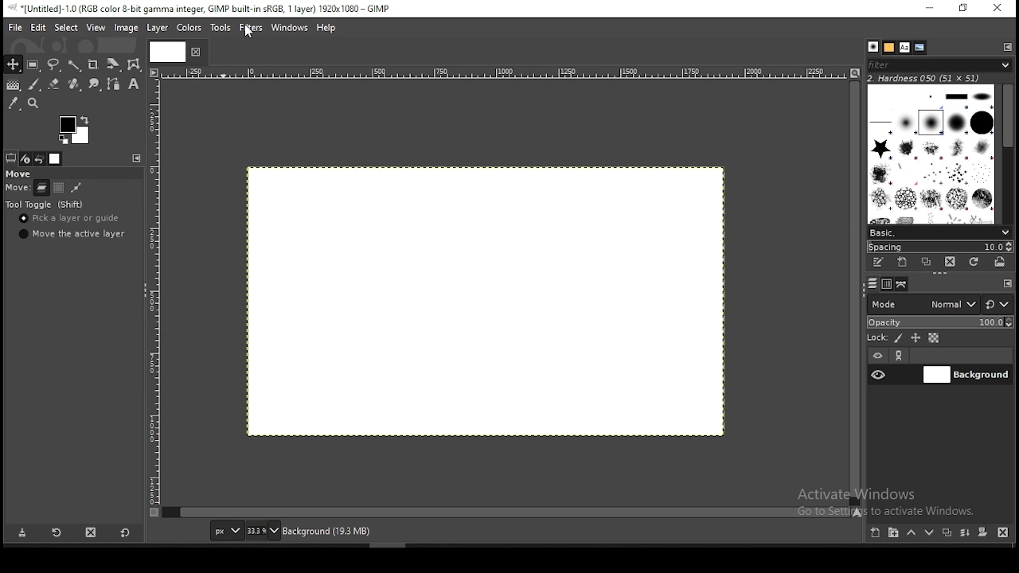 The image size is (1019, 573). What do you see at coordinates (964, 534) in the screenshot?
I see `merge layer` at bounding box center [964, 534].